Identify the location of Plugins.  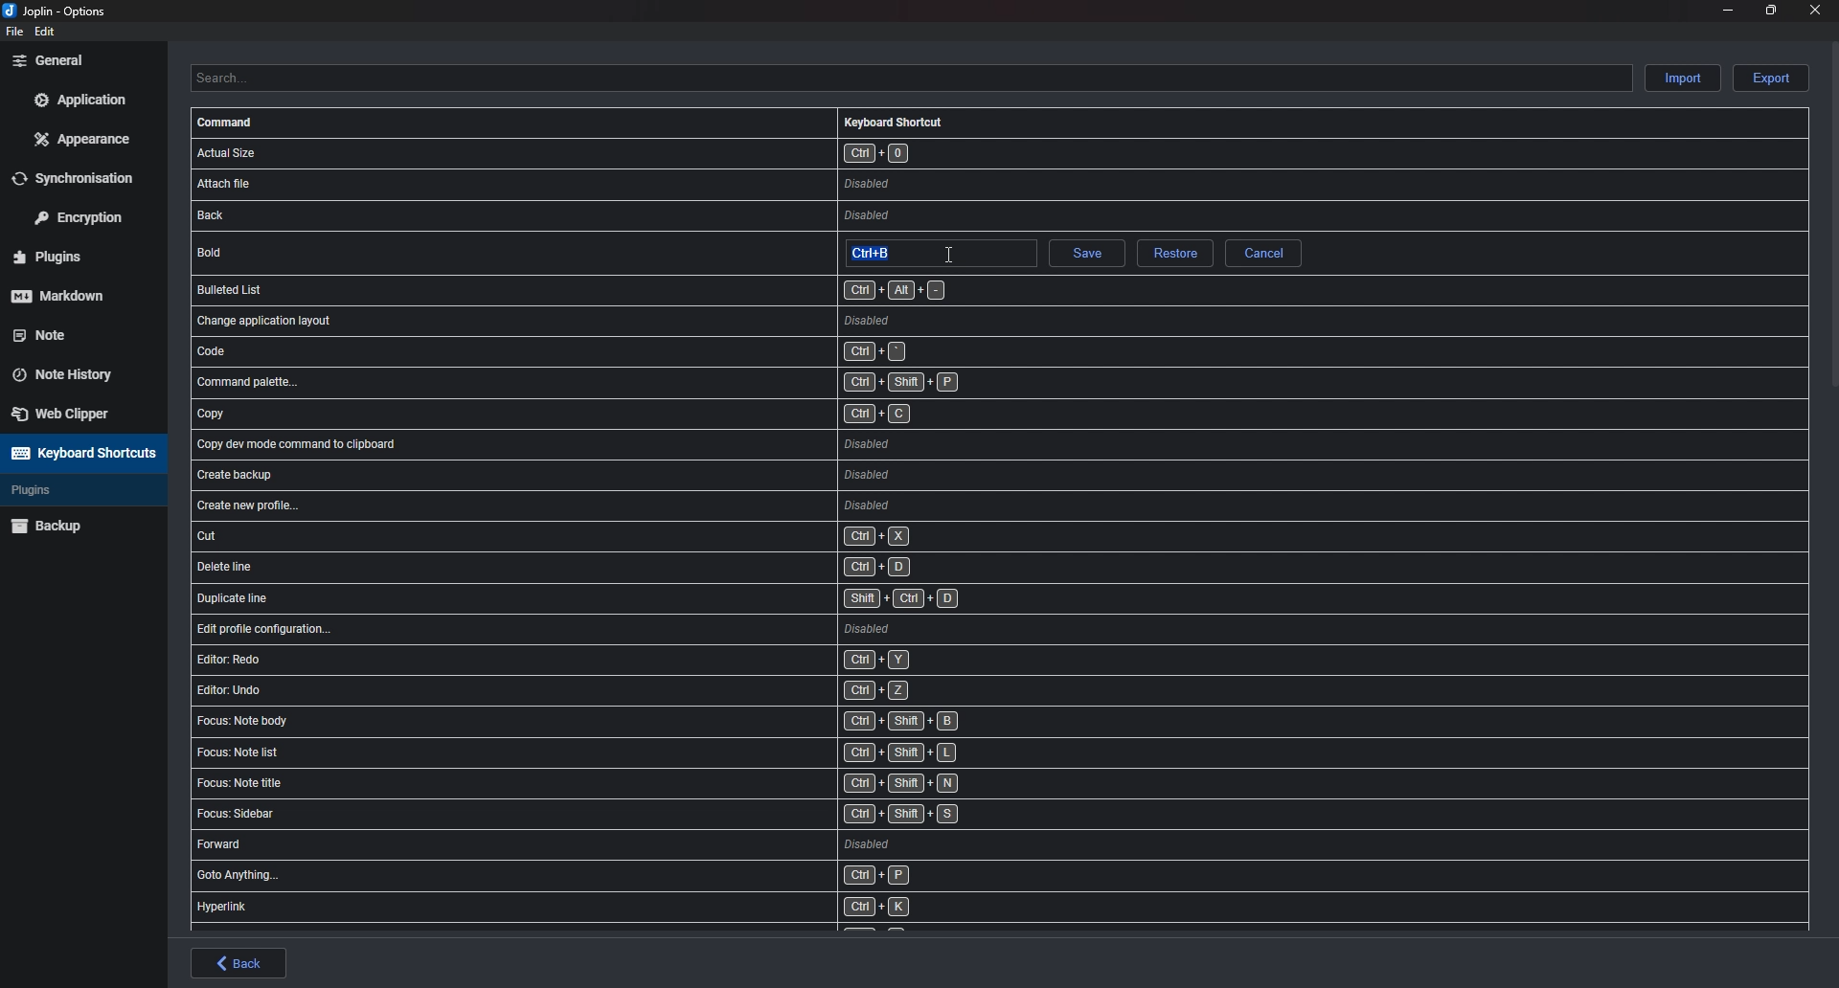
(74, 258).